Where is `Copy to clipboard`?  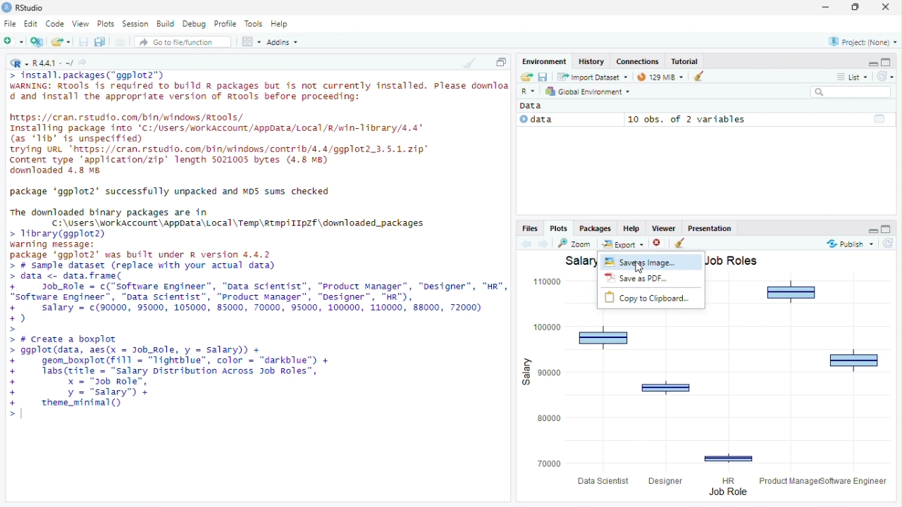 Copy to clipboard is located at coordinates (652, 299).